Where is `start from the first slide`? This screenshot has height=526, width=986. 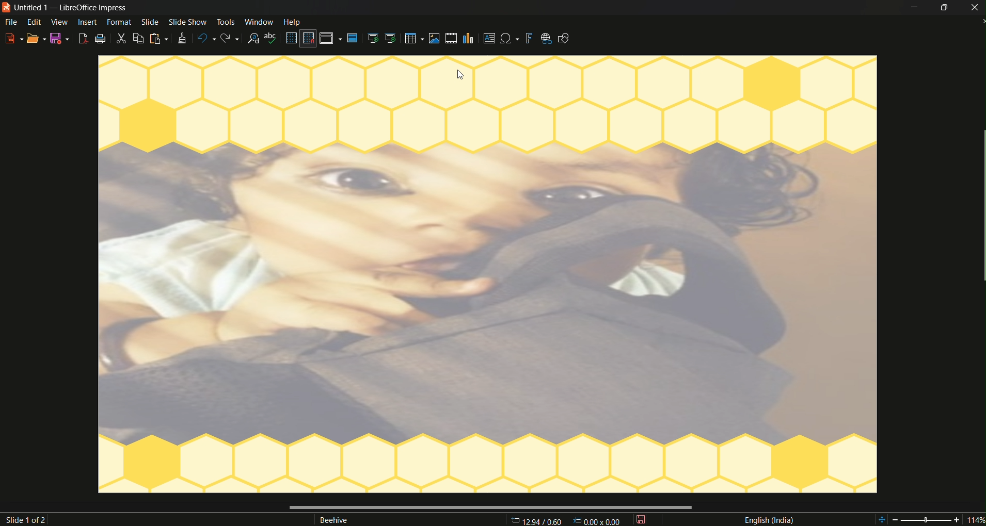 start from the first slide is located at coordinates (373, 38).